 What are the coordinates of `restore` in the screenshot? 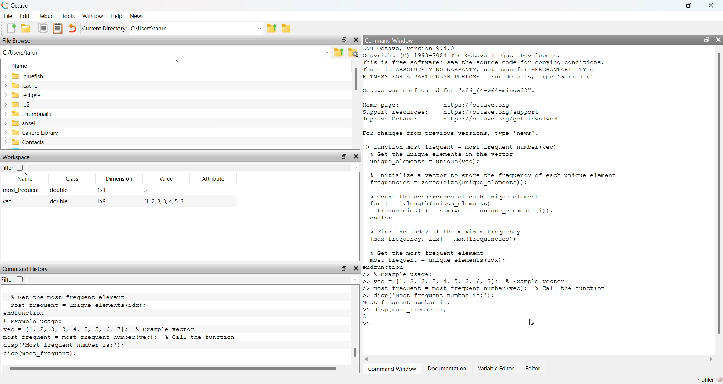 It's located at (689, 6).